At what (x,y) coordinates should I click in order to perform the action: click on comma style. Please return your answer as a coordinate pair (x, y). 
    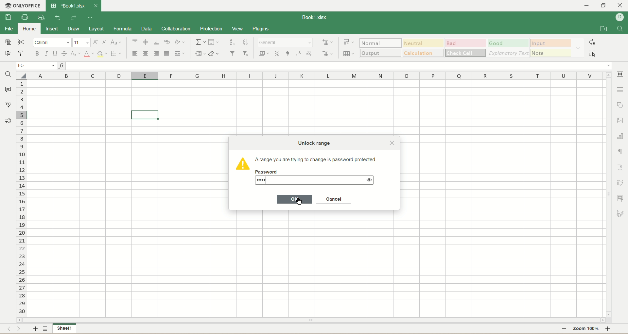
    Looking at the image, I should click on (286, 54).